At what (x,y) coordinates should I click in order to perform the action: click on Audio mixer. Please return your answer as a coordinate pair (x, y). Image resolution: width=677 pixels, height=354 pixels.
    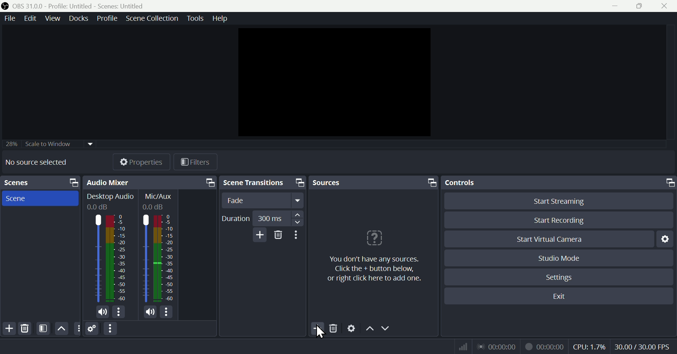
    Looking at the image, I should click on (148, 183).